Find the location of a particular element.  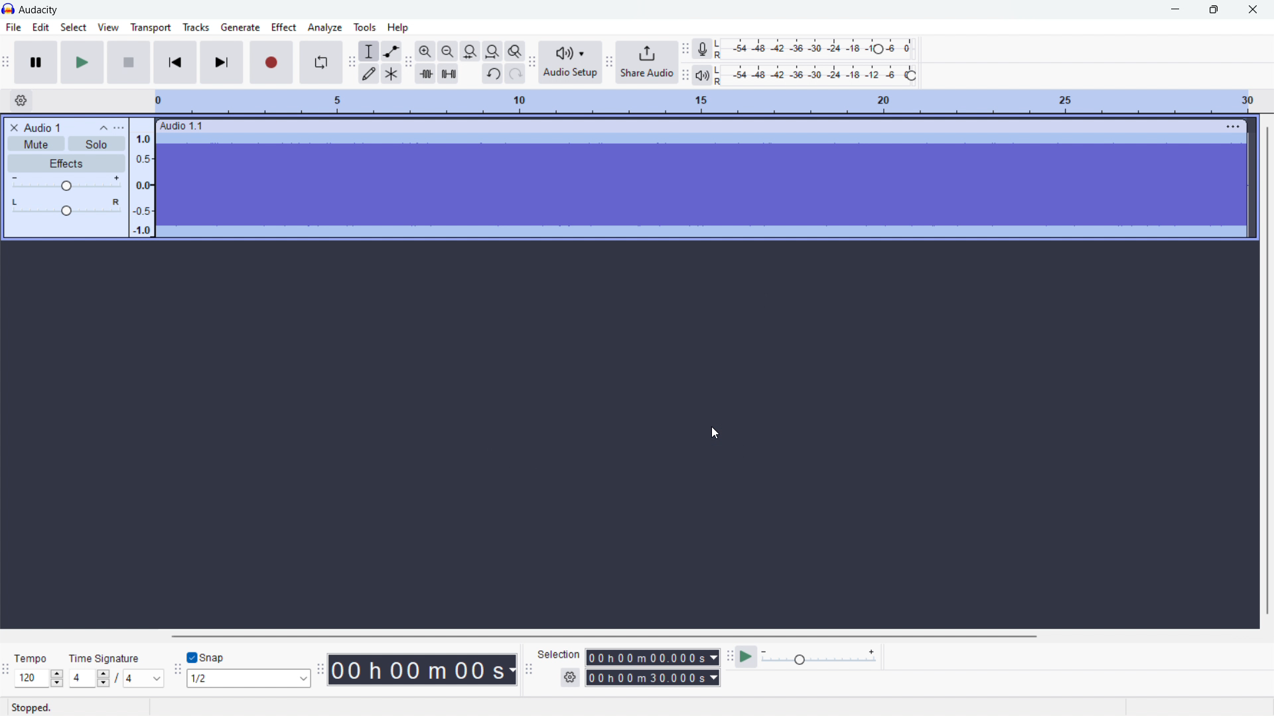

collapse is located at coordinates (102, 128).